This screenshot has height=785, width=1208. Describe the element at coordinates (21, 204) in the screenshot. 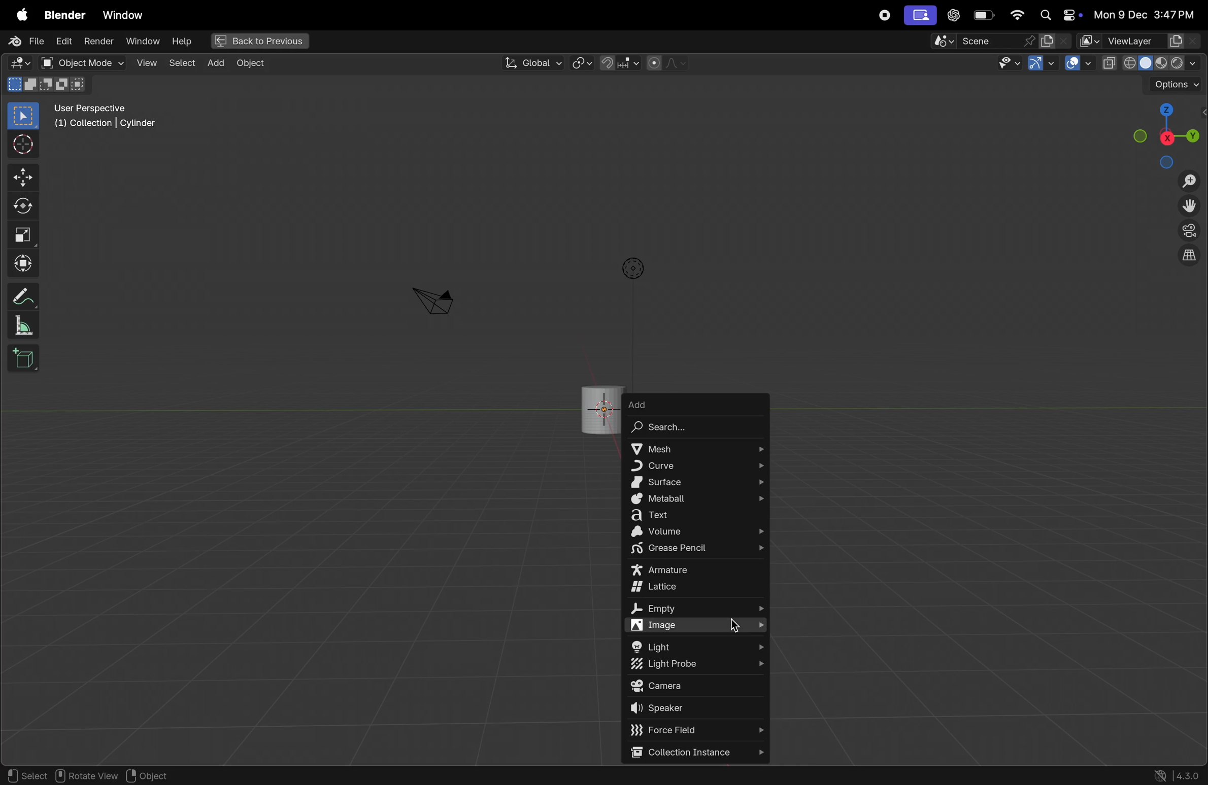

I see `rotate` at that location.